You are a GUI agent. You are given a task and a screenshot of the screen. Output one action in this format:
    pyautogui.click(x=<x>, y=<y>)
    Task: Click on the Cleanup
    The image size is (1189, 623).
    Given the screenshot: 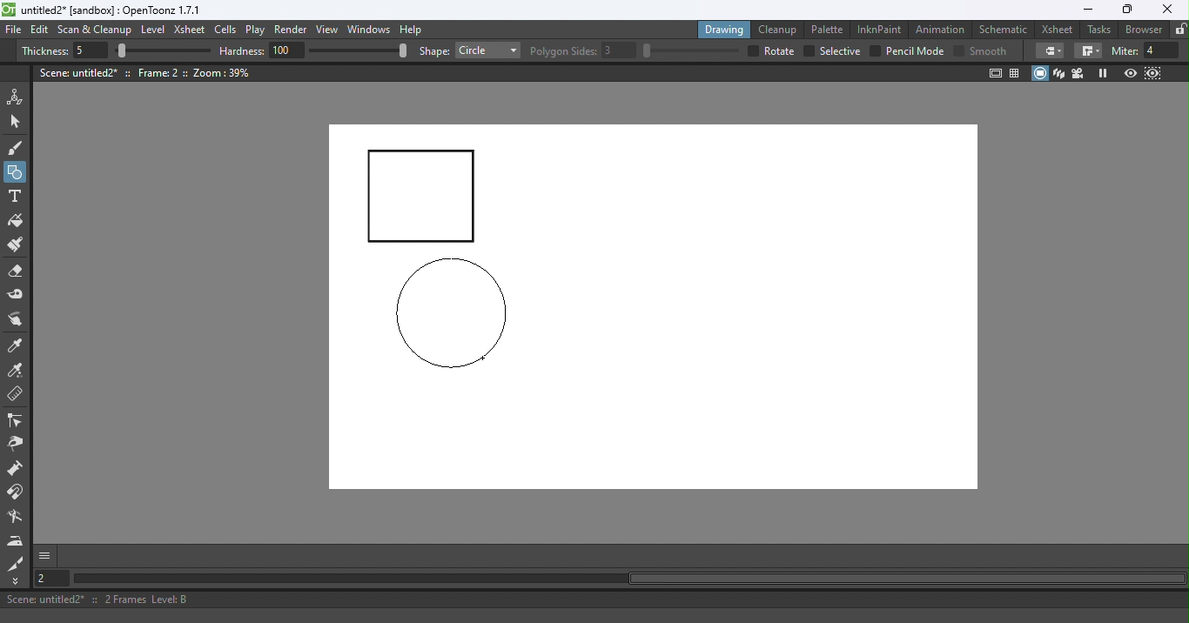 What is the action you would take?
    pyautogui.click(x=781, y=29)
    